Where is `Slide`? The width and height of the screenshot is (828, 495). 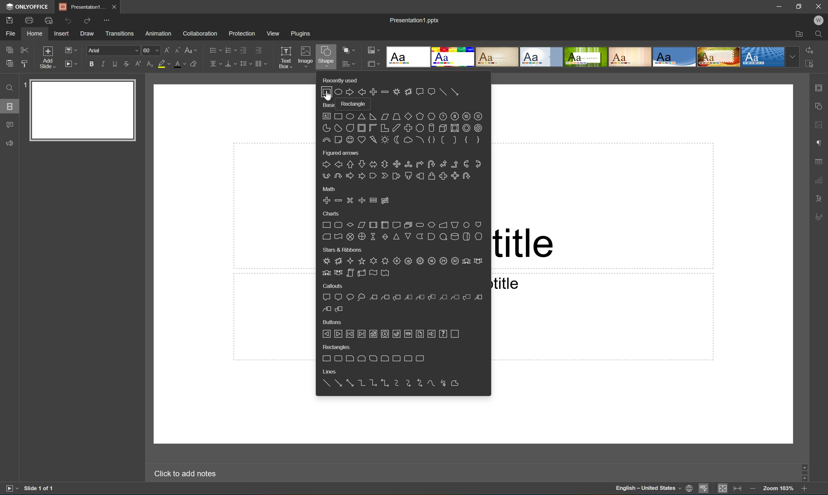 Slide is located at coordinates (83, 110).